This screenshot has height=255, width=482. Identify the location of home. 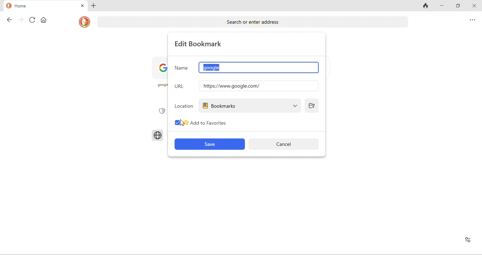
(43, 20).